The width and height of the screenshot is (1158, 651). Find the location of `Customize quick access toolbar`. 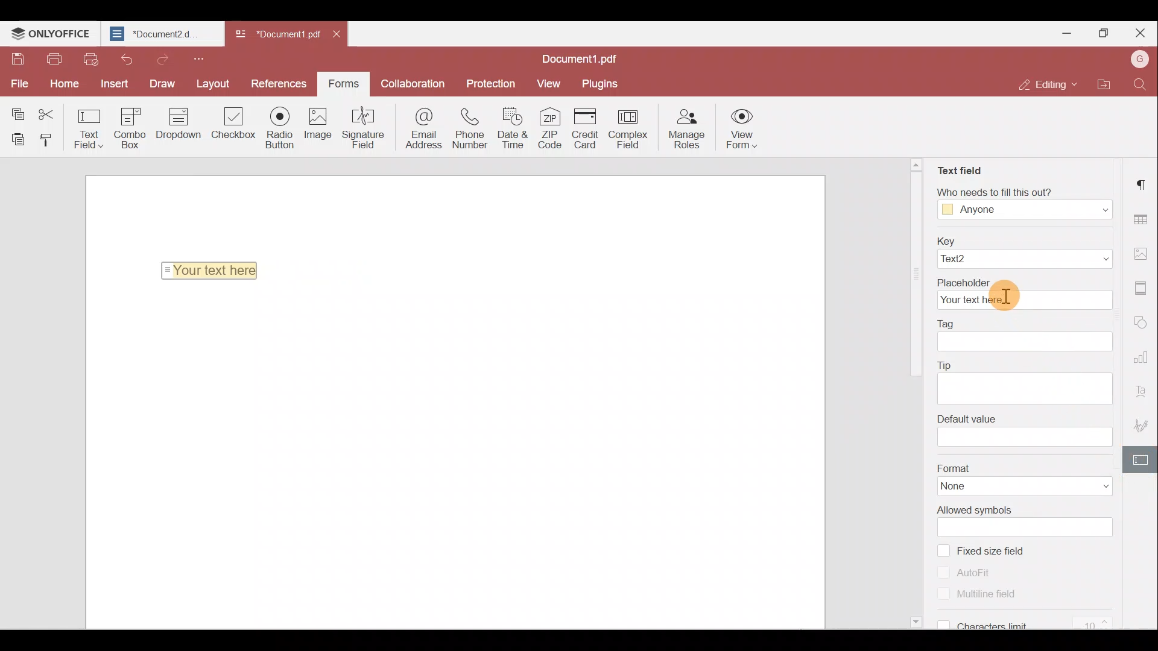

Customize quick access toolbar is located at coordinates (203, 58).